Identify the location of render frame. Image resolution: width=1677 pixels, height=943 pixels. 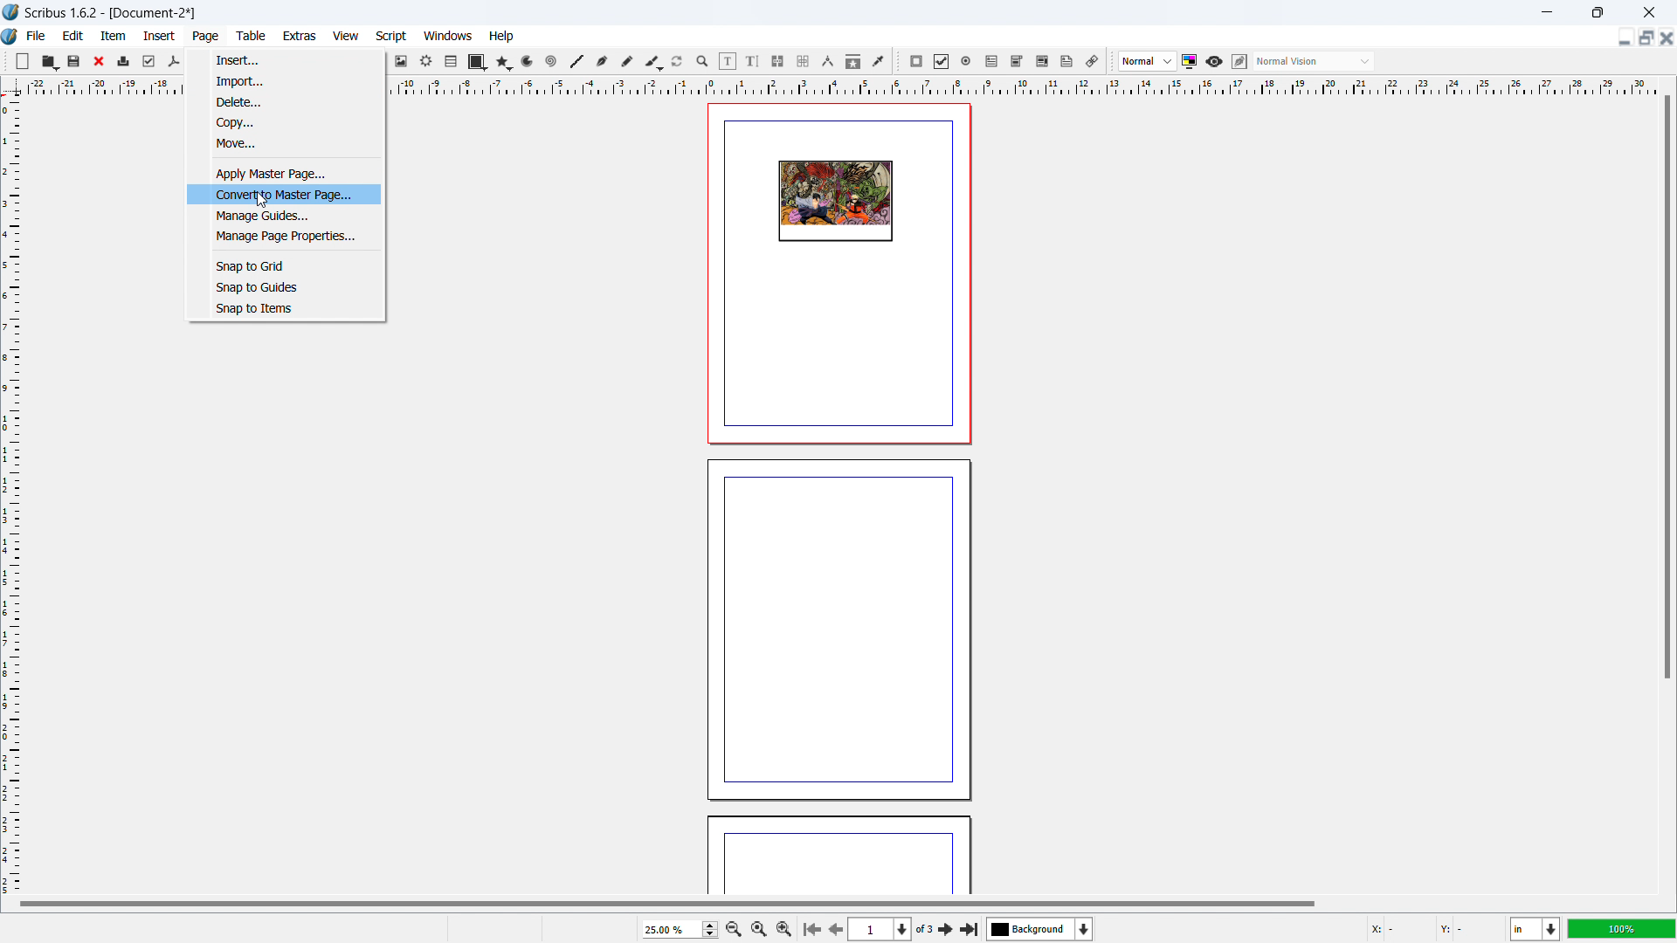
(426, 61).